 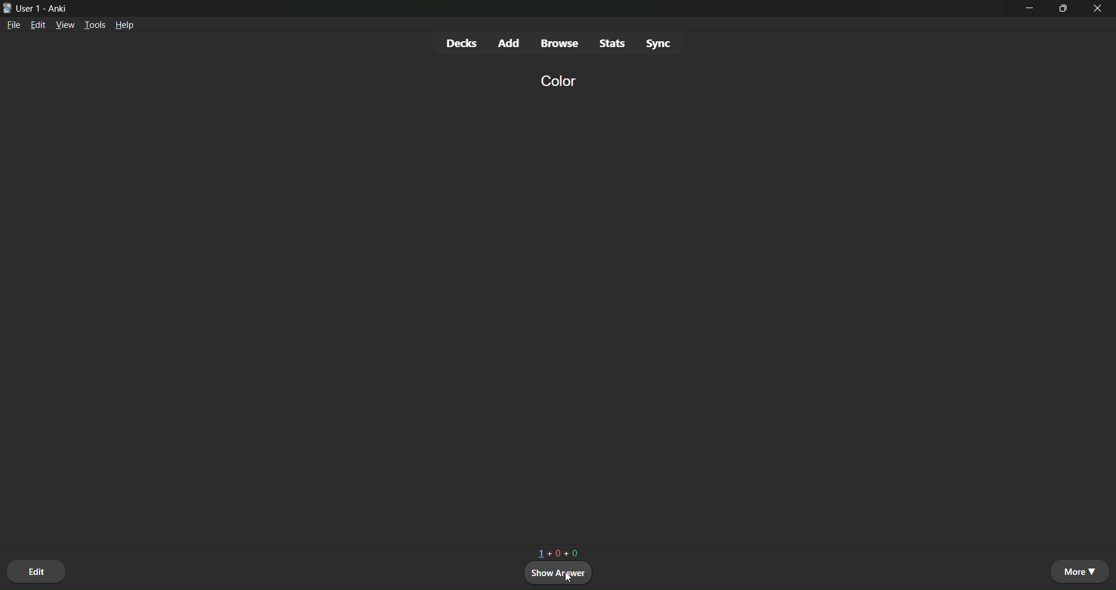 I want to click on help, so click(x=127, y=26).